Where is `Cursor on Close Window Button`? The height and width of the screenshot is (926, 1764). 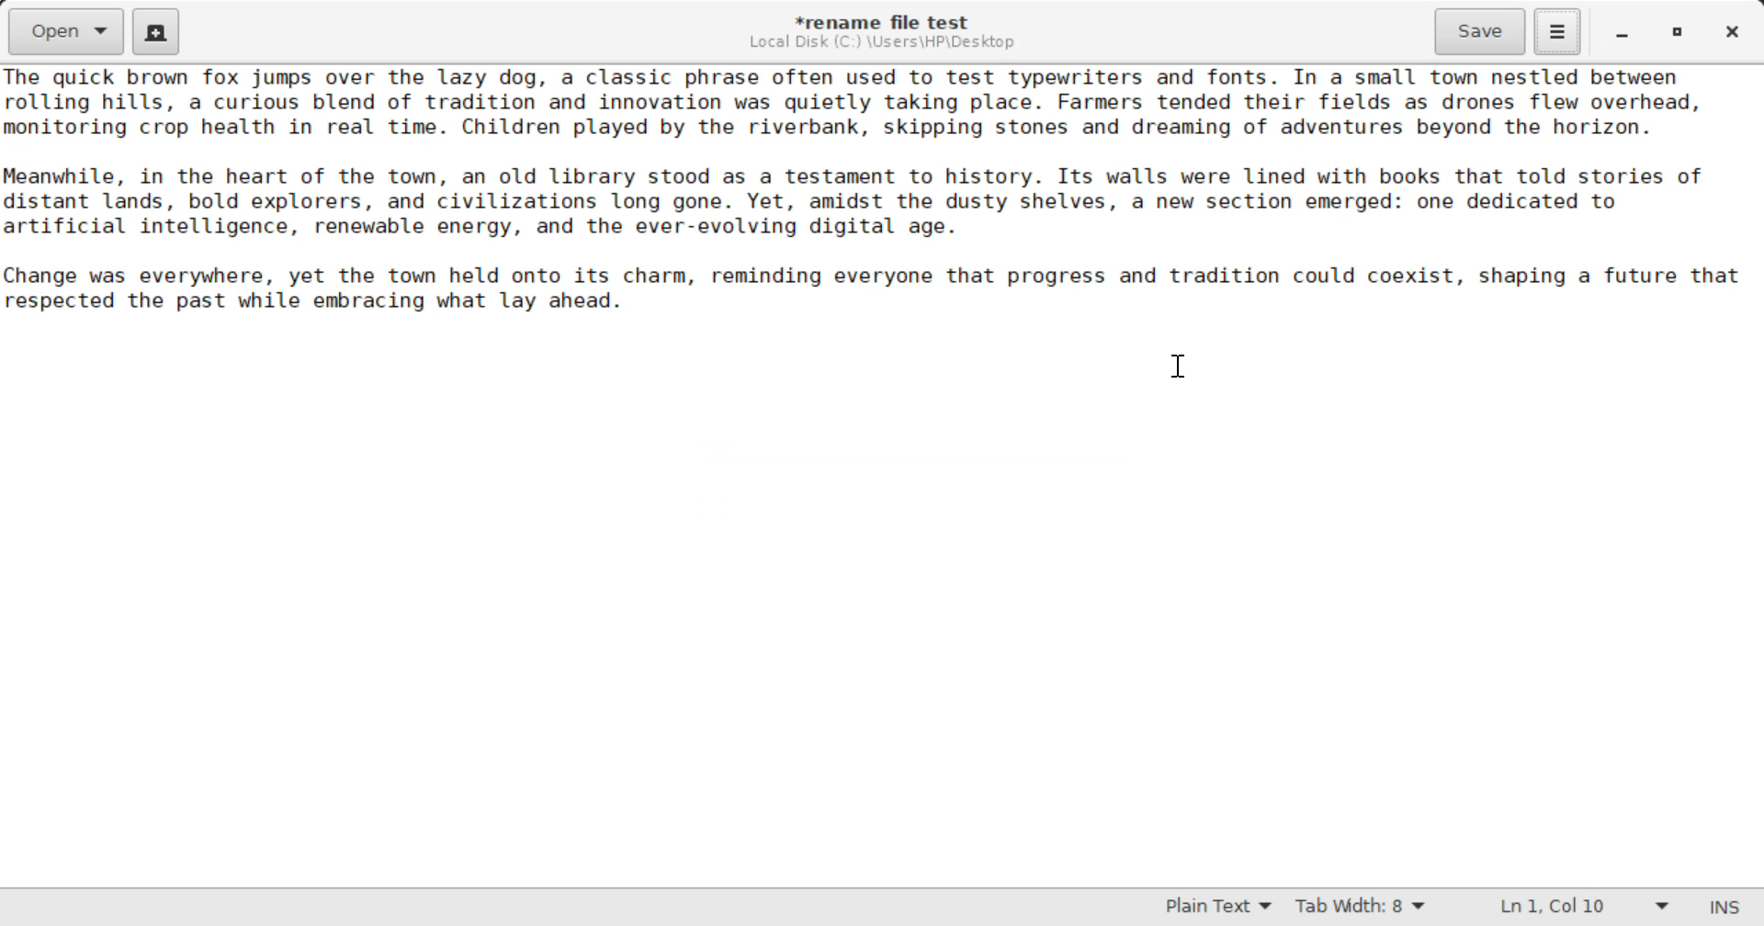
Cursor on Close Window Button is located at coordinates (1178, 365).